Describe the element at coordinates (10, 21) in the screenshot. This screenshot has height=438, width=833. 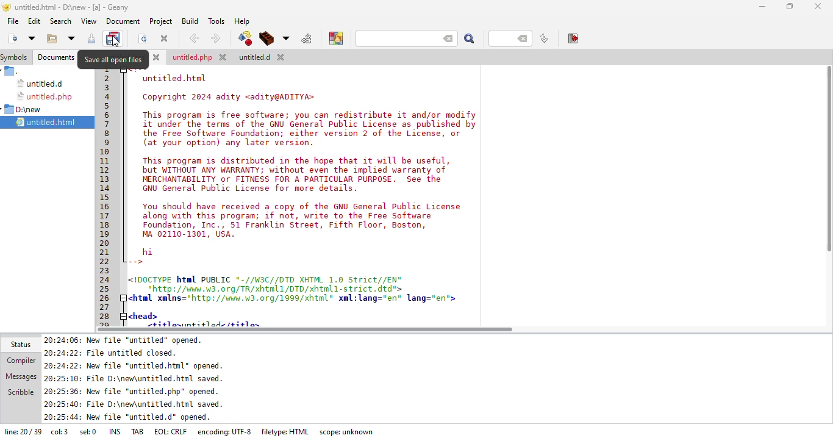
I see `file` at that location.